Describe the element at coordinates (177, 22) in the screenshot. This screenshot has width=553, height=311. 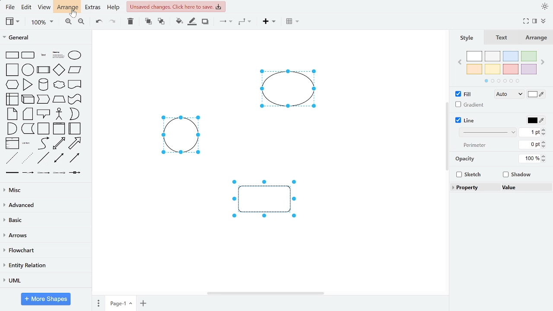
I see `fill color` at that location.